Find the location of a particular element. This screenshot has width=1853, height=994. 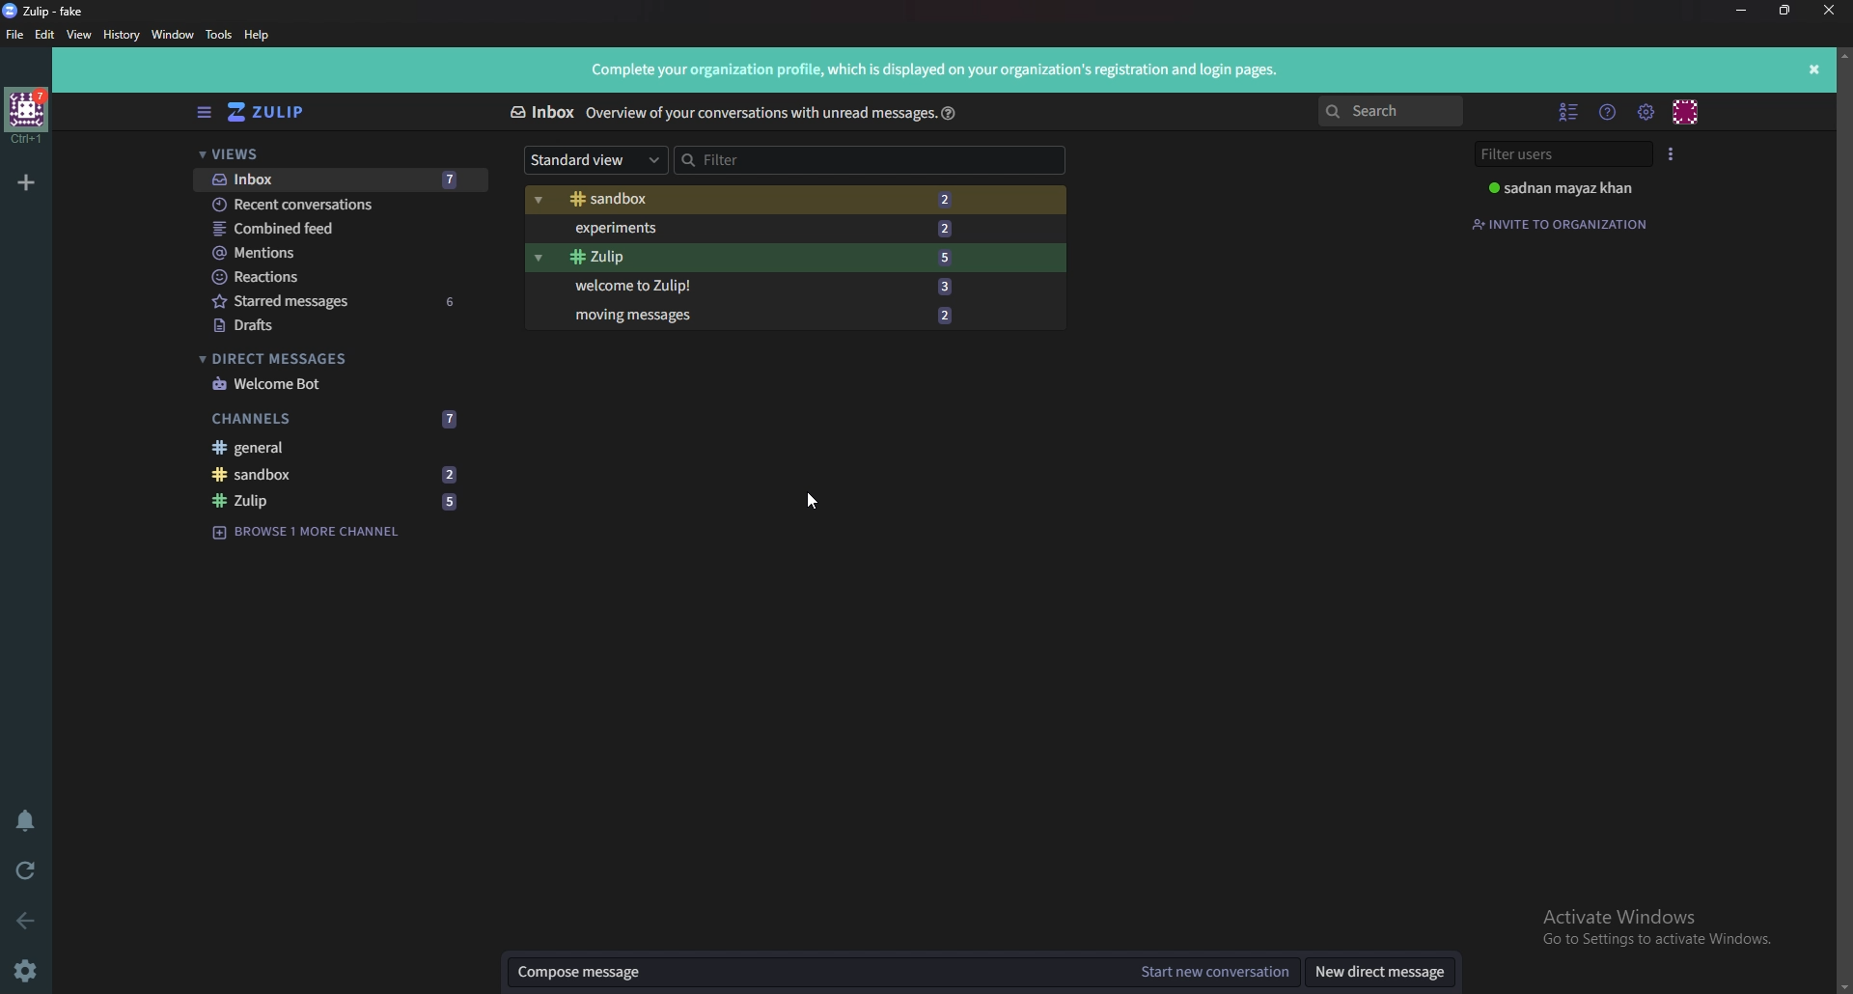

Personal menu is located at coordinates (1688, 110).